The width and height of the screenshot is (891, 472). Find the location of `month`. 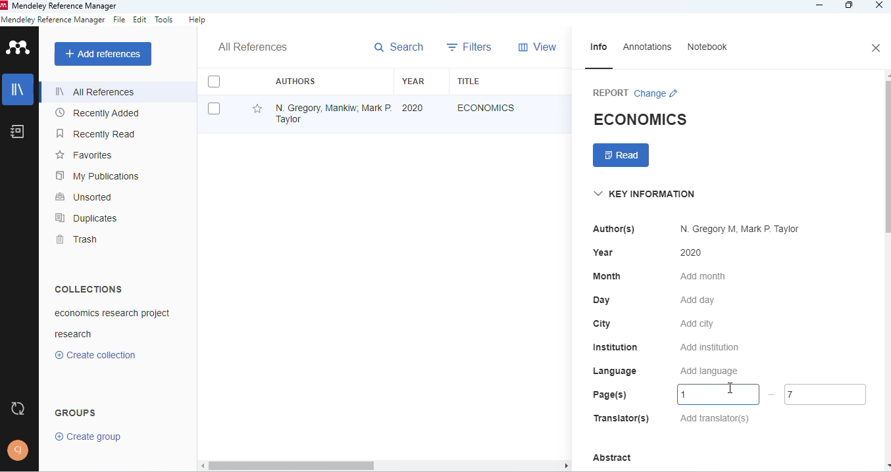

month is located at coordinates (607, 276).